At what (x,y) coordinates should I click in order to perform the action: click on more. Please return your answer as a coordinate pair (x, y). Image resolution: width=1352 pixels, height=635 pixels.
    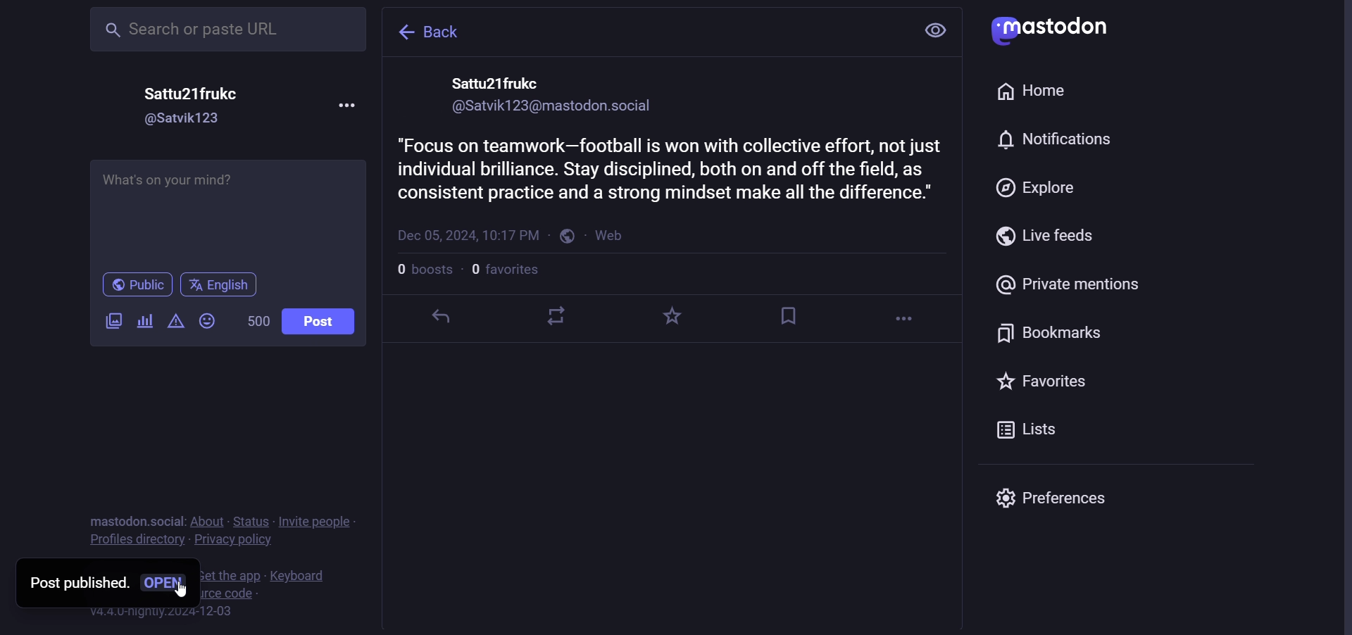
    Looking at the image, I should click on (901, 316).